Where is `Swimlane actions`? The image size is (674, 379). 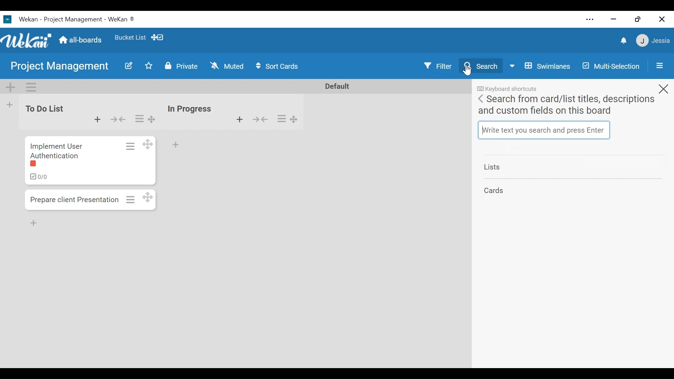 Swimlane actions is located at coordinates (33, 87).